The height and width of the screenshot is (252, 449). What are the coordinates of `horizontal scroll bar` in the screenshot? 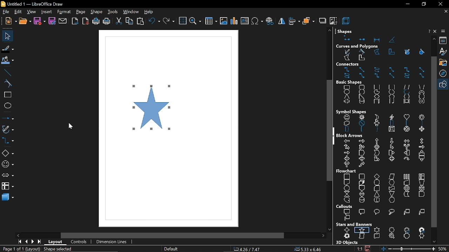 It's located at (171, 235).